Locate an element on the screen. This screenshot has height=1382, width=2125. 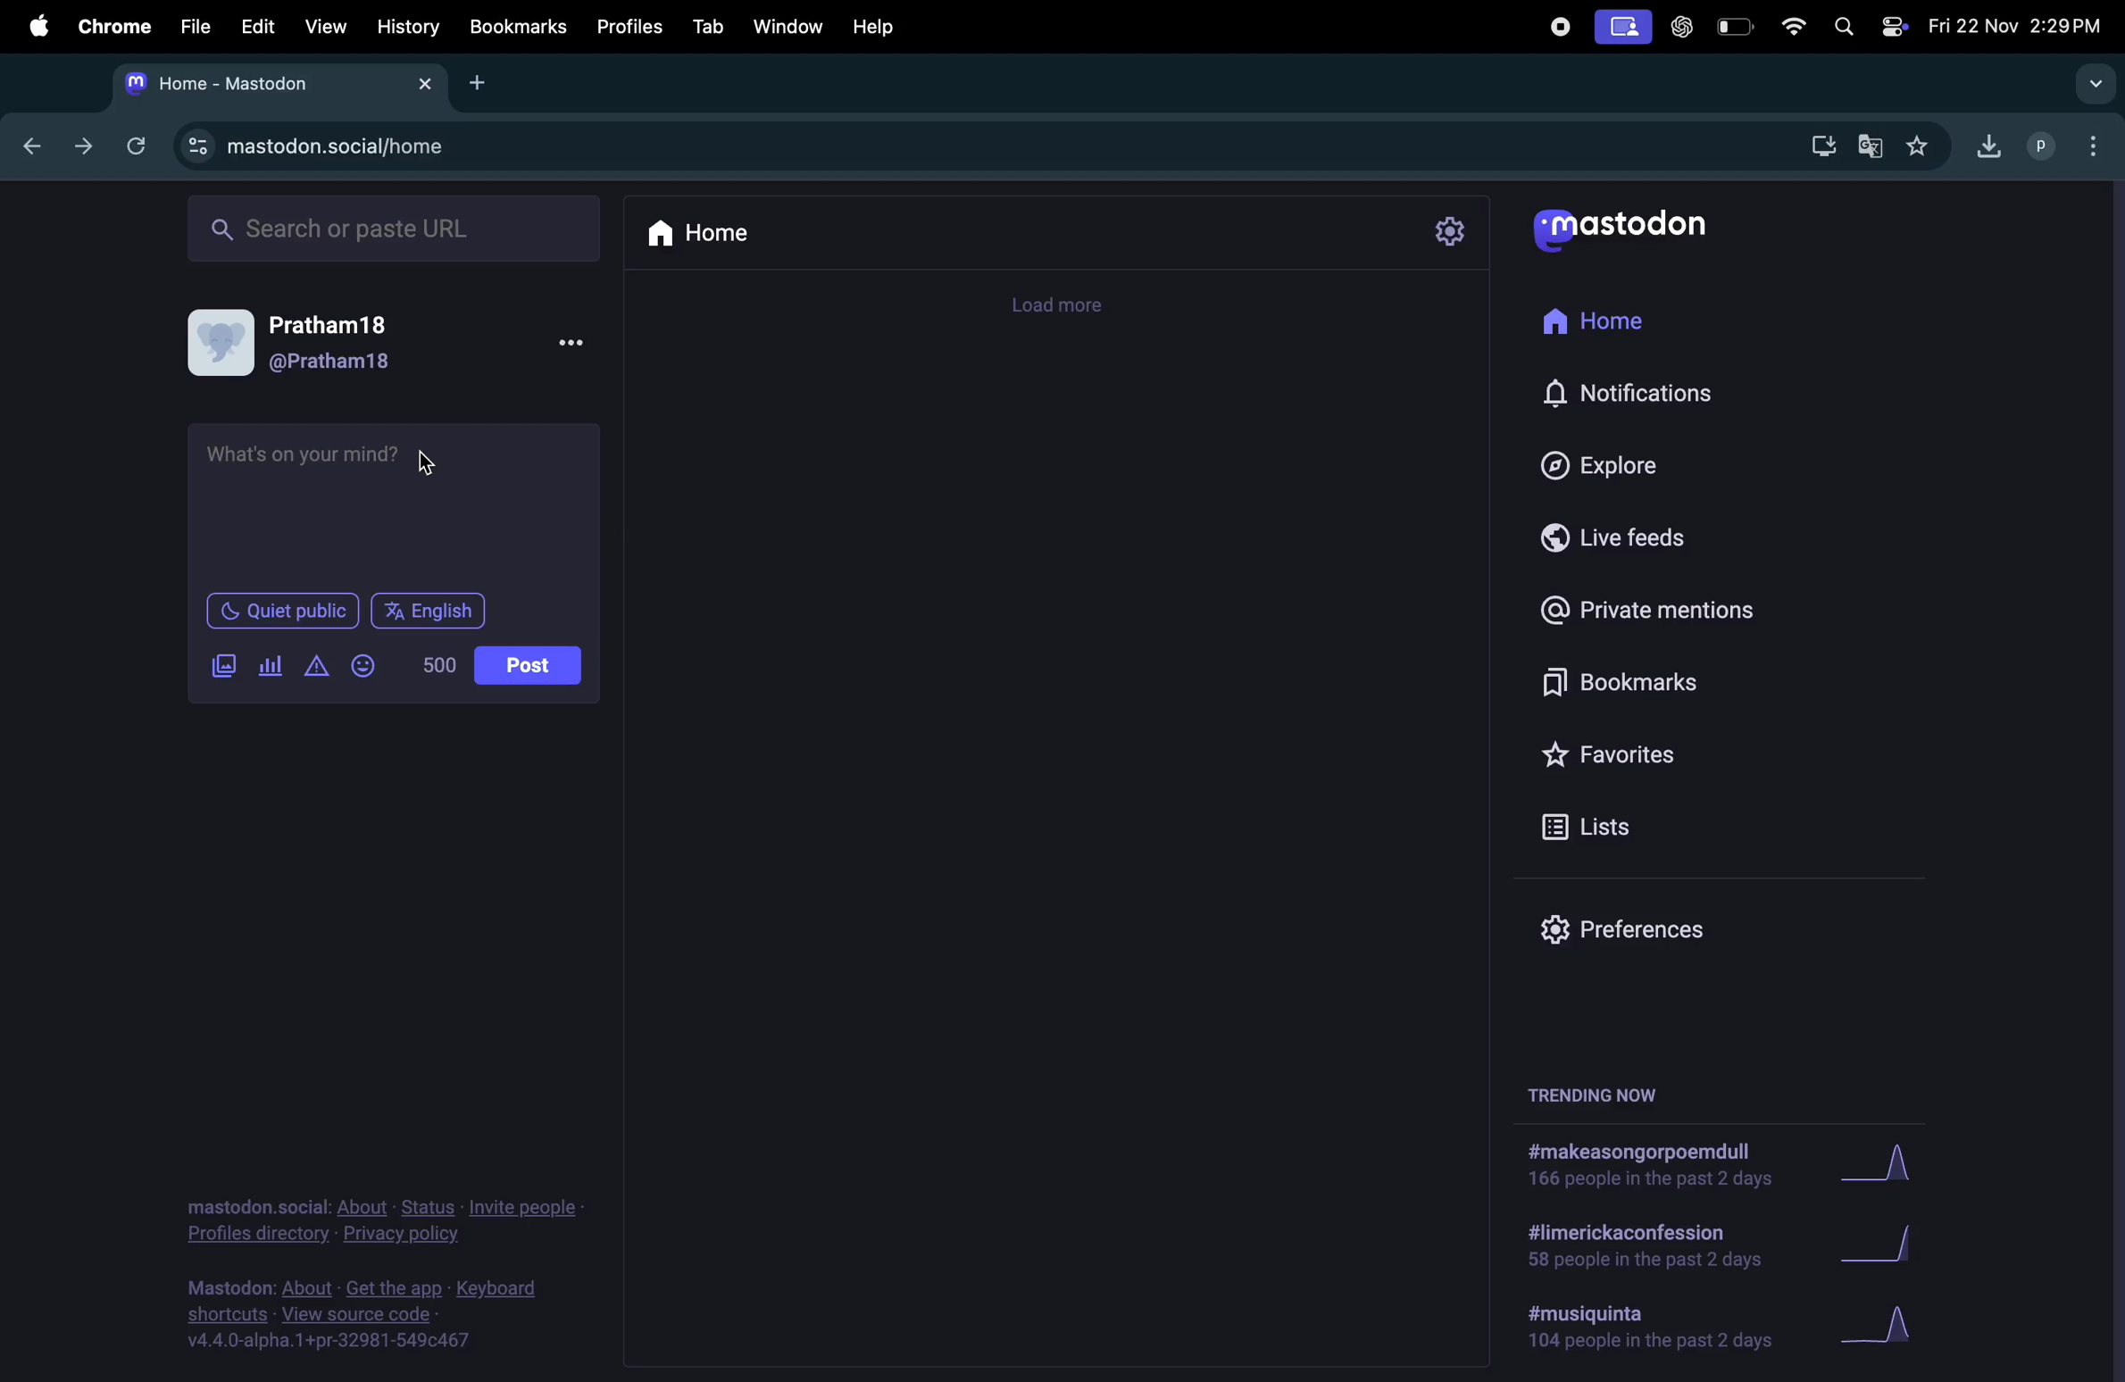
source codes is located at coordinates (377, 1320).